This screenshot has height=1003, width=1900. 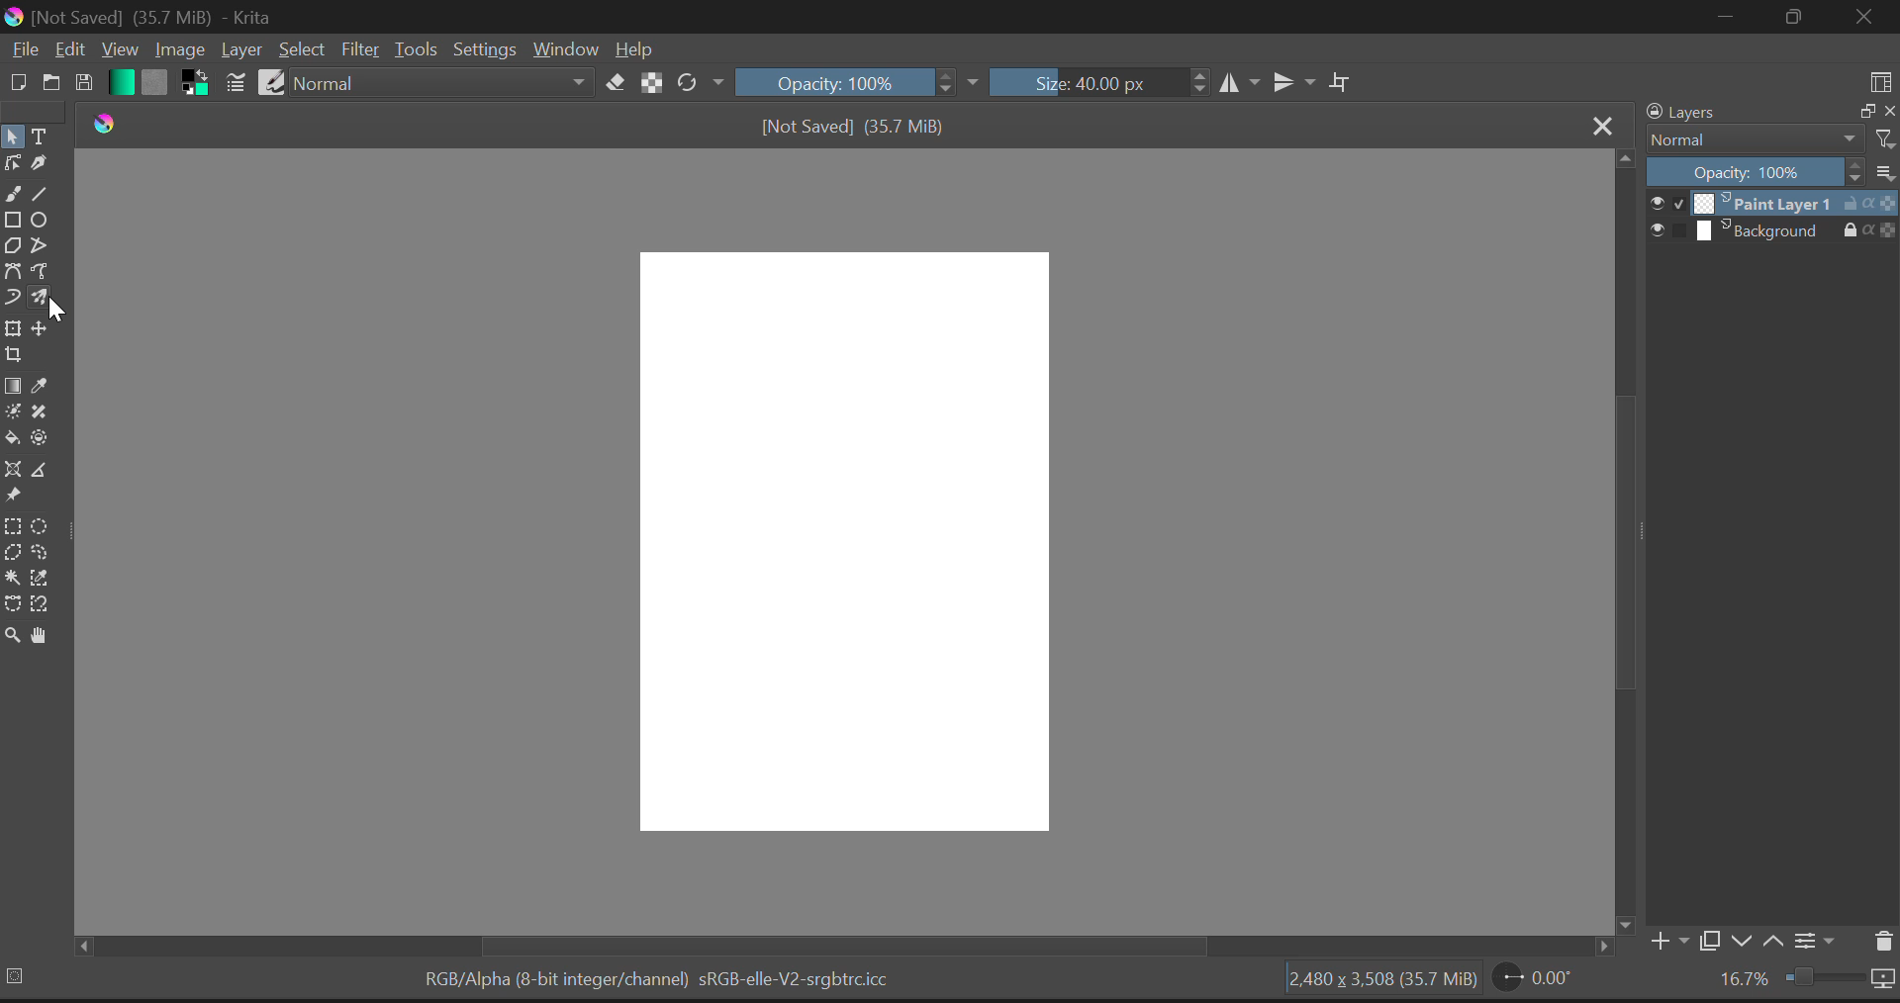 What do you see at coordinates (1679, 113) in the screenshot?
I see `Layers` at bounding box center [1679, 113].